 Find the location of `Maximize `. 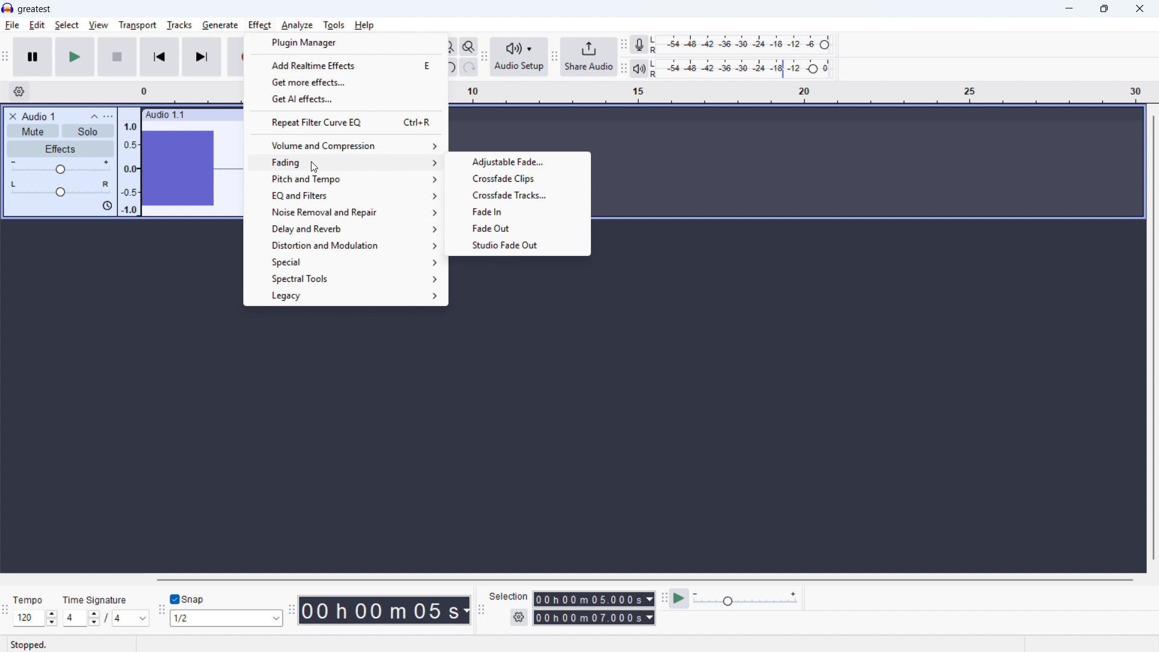

Maximize  is located at coordinates (1104, 9).